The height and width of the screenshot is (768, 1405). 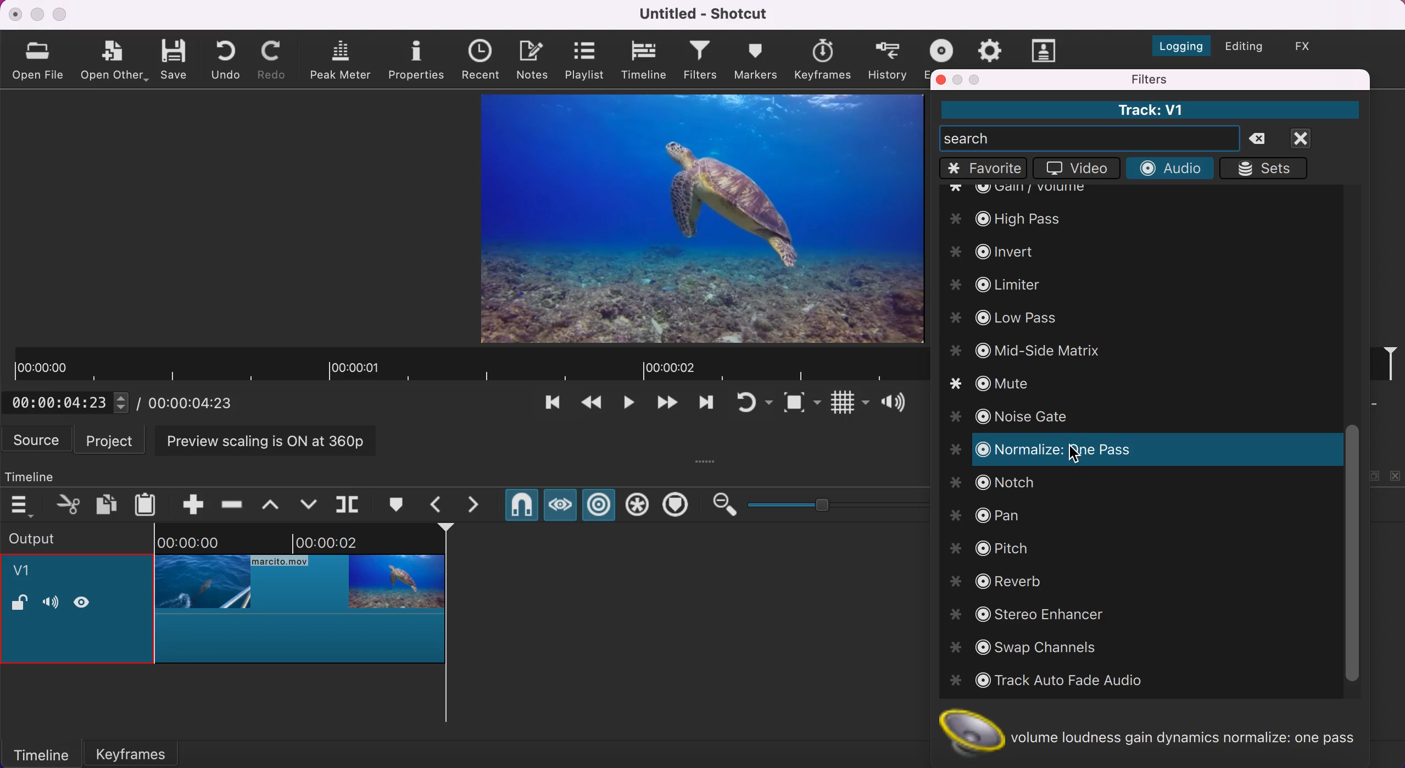 What do you see at coordinates (723, 505) in the screenshot?
I see `zoom out` at bounding box center [723, 505].